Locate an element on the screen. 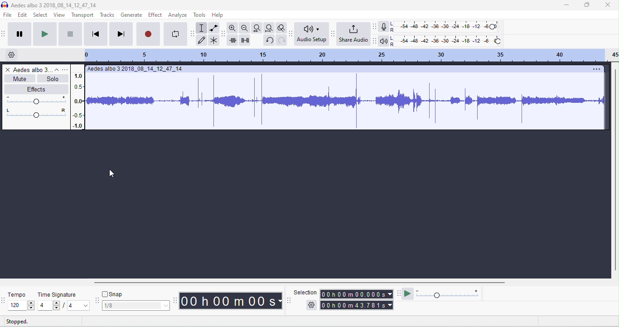  select snapping is located at coordinates (135, 305).